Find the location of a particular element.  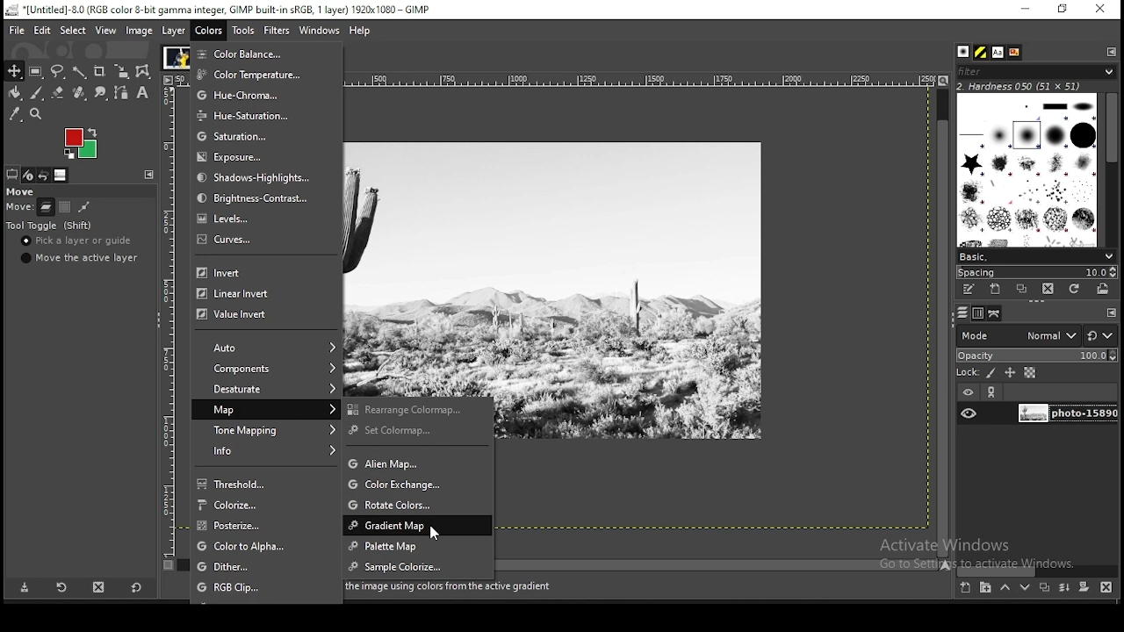

invert is located at coordinates (259, 273).